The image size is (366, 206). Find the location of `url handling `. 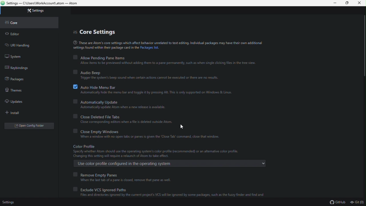

url handling  is located at coordinates (23, 45).